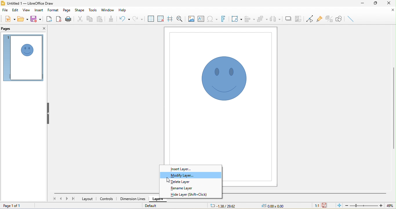 Image resolution: width=396 pixels, height=209 pixels. What do you see at coordinates (31, 3) in the screenshot?
I see `untitled 1 - LibreOffice Draw` at bounding box center [31, 3].